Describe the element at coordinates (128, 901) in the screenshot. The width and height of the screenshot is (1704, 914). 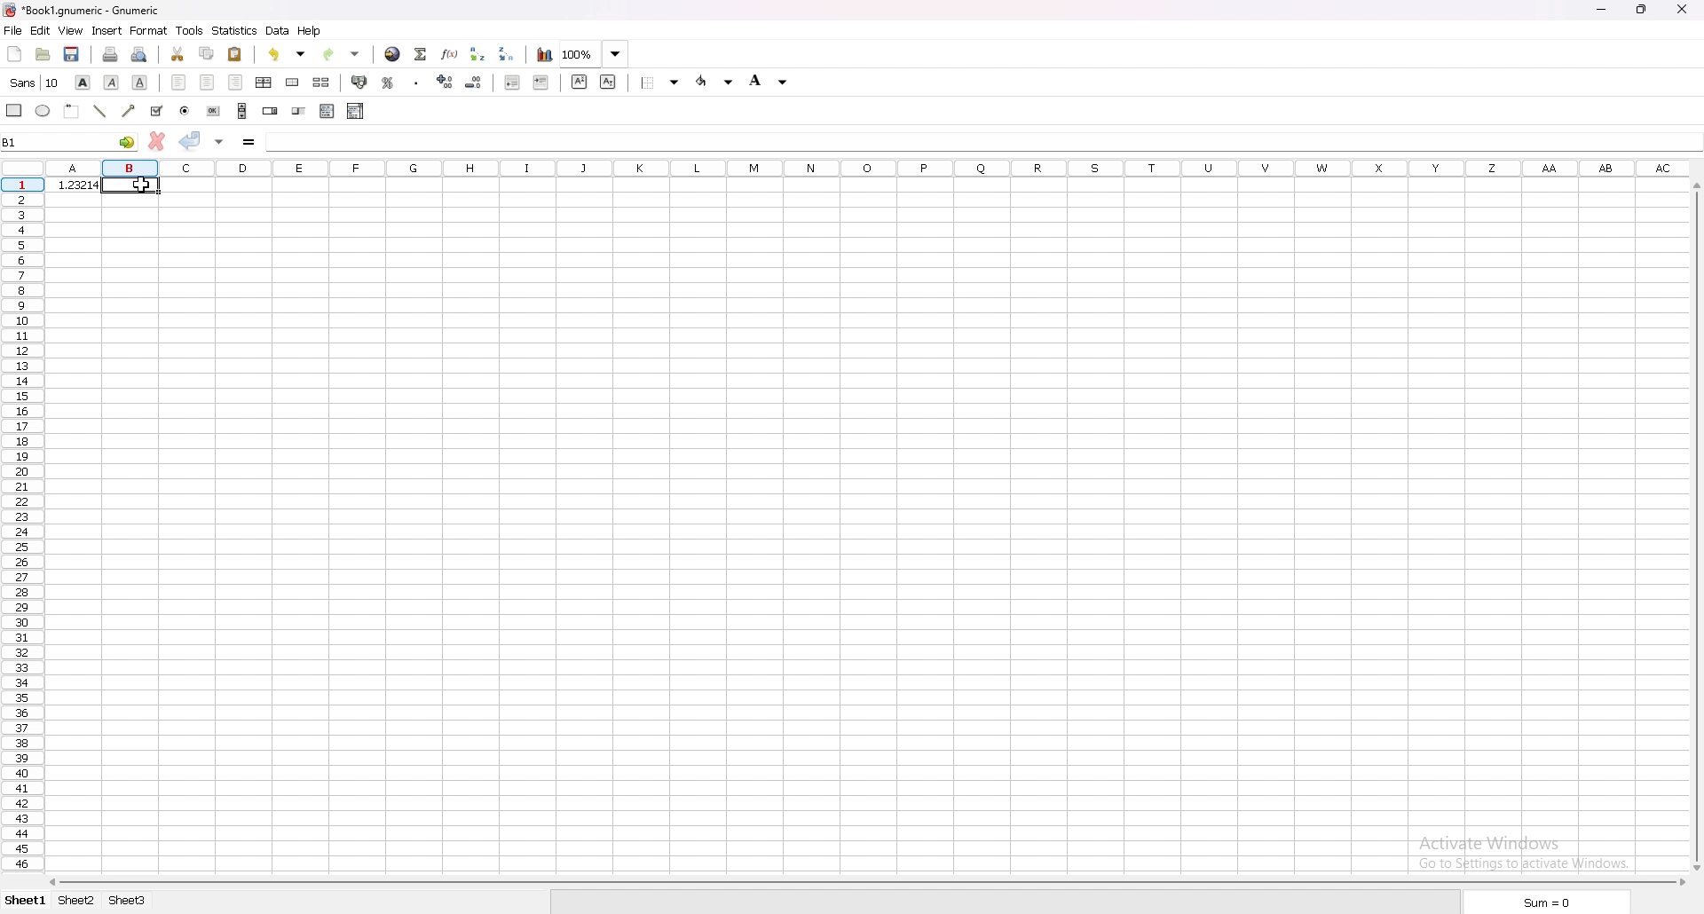
I see `sheet 3` at that location.